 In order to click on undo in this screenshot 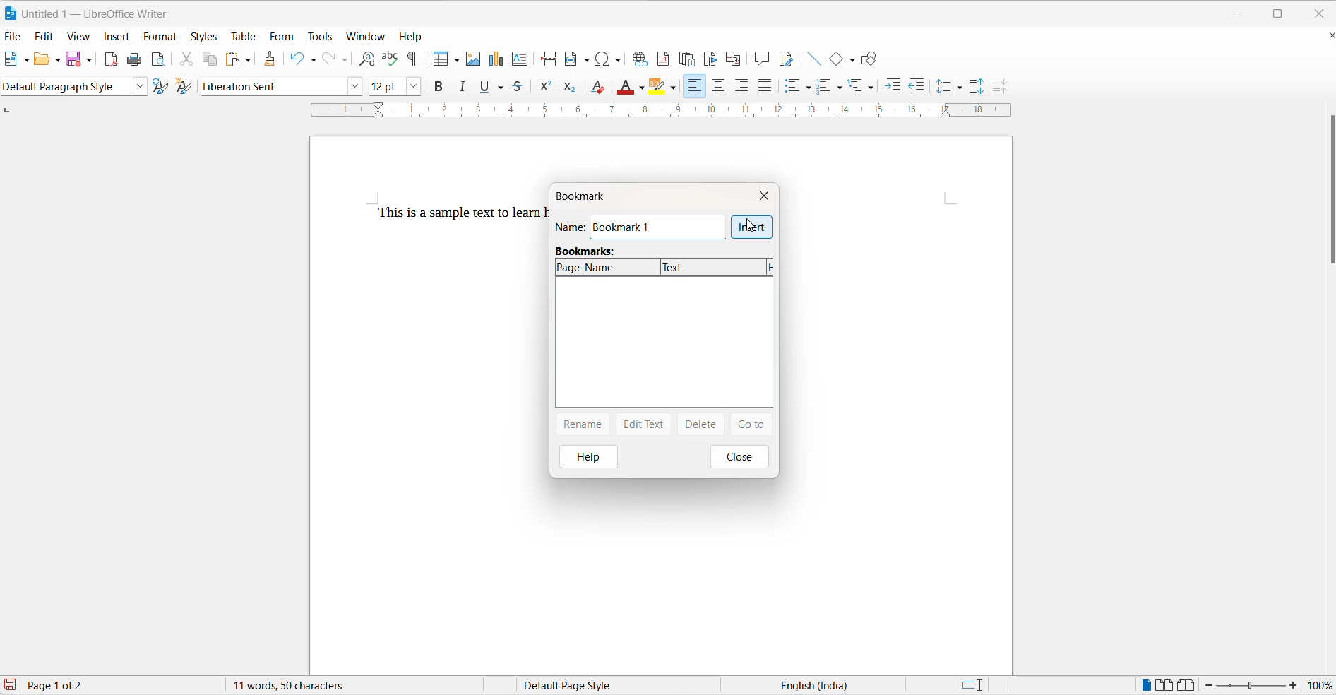, I will do `click(297, 59)`.